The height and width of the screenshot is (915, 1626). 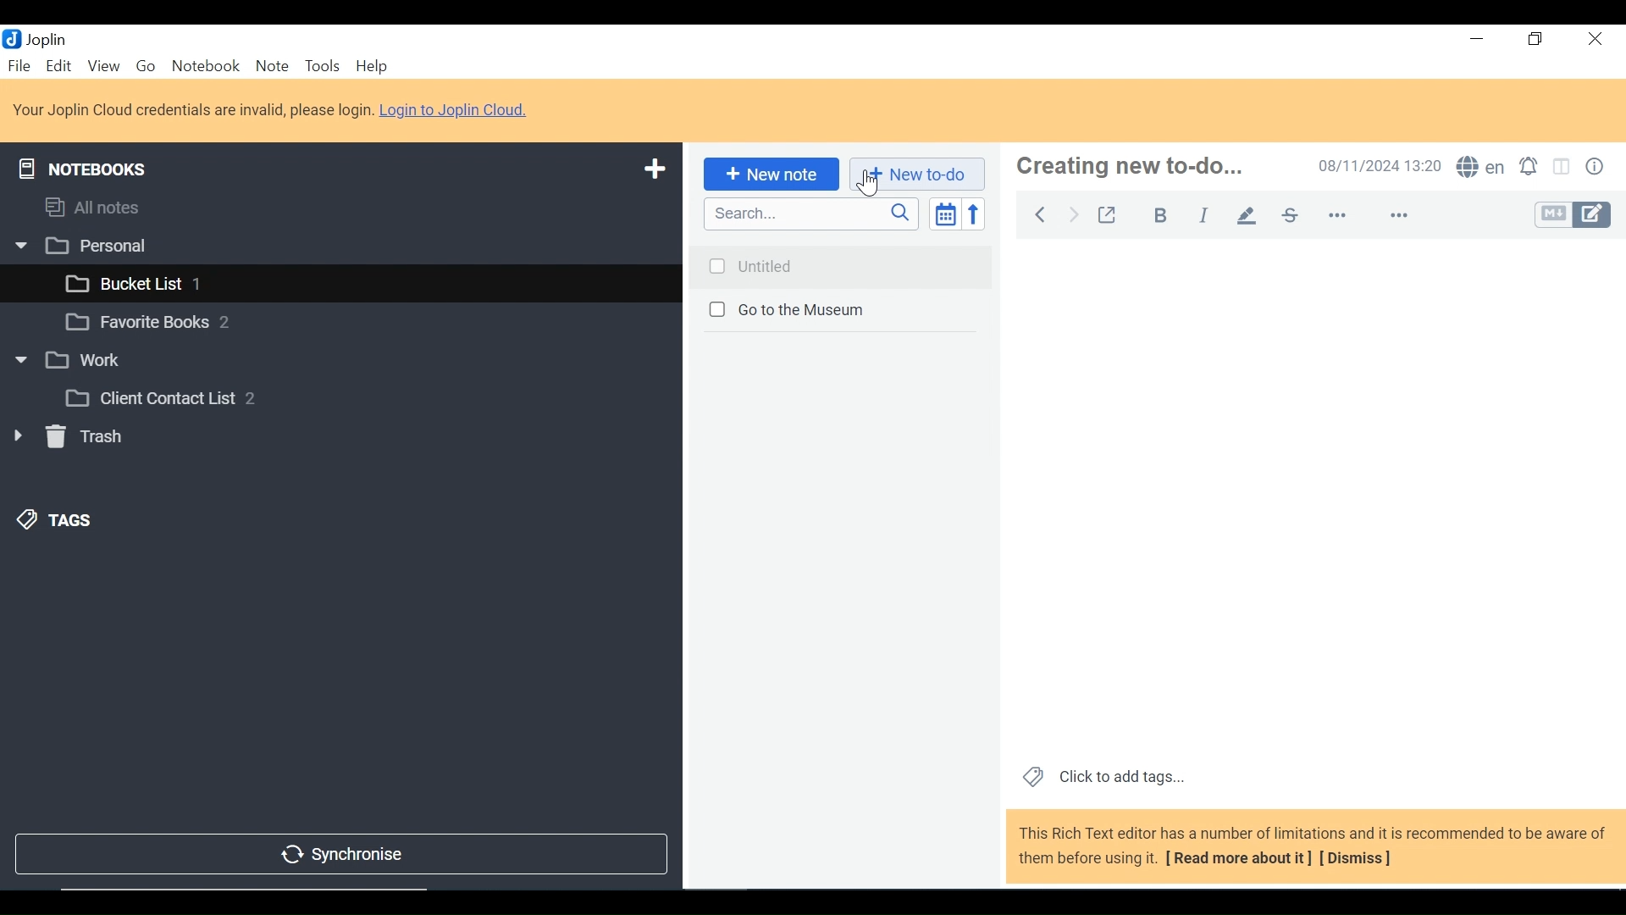 I want to click on minimize, so click(x=1477, y=42).